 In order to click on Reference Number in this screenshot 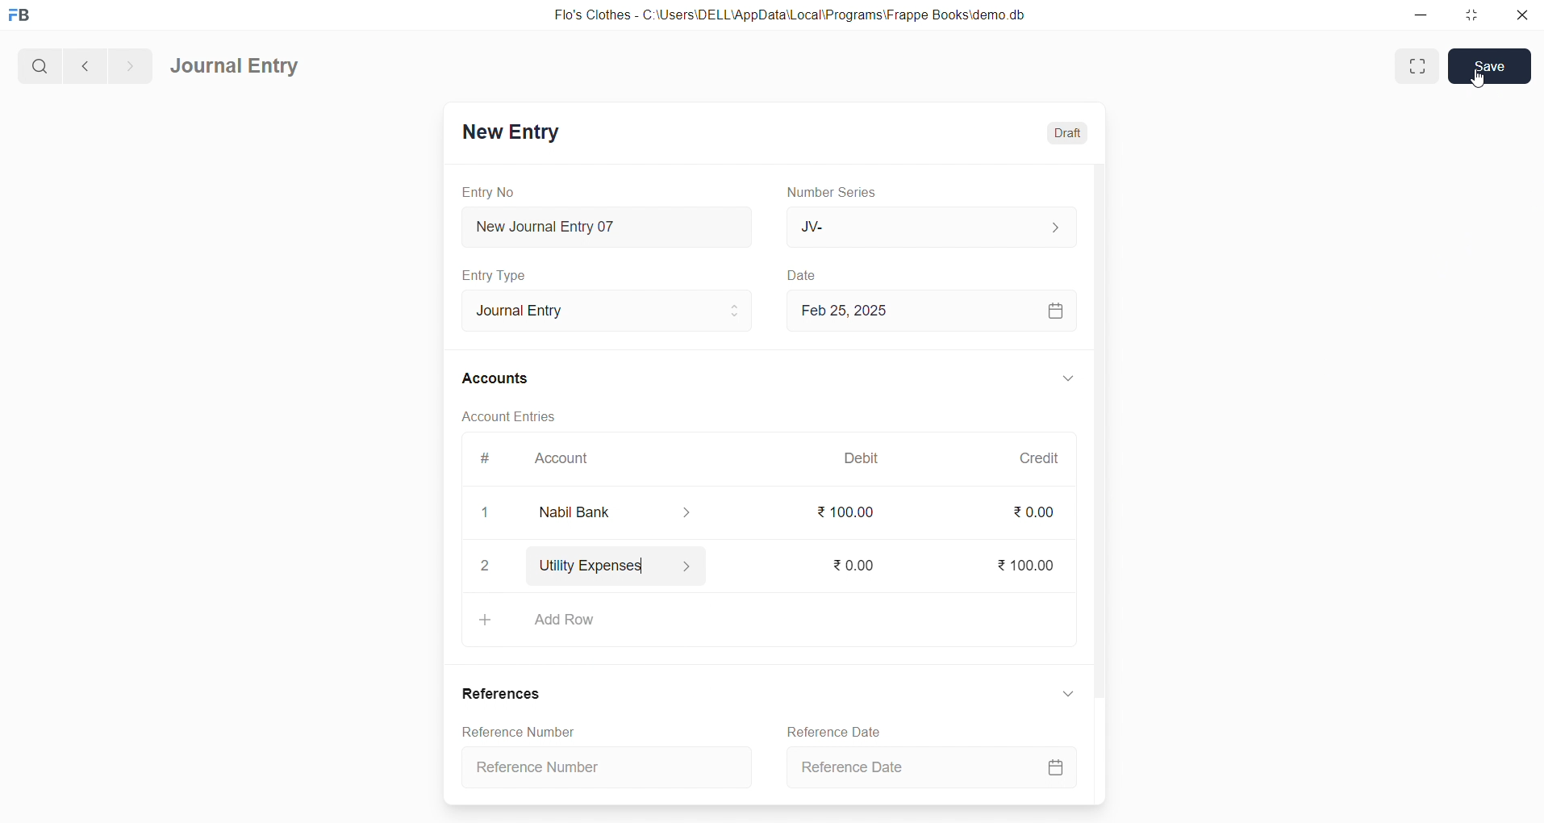, I will do `click(611, 766)`.